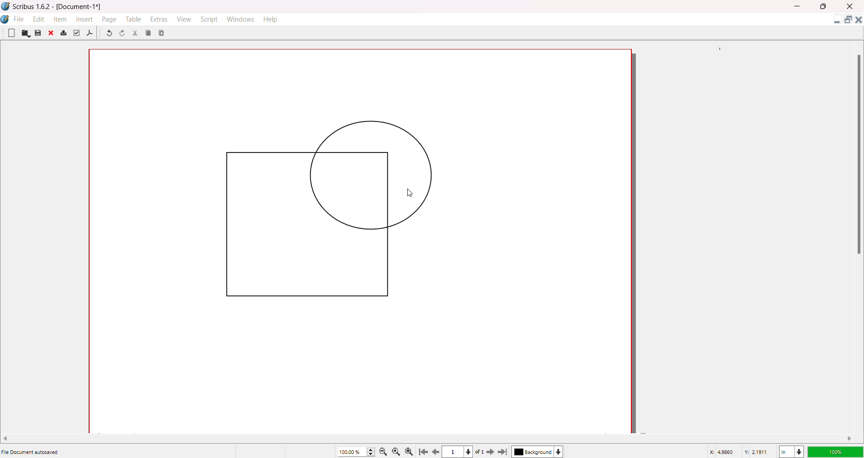 The width and height of the screenshot is (864, 458). Describe the element at coordinates (26, 33) in the screenshot. I see `Open` at that location.